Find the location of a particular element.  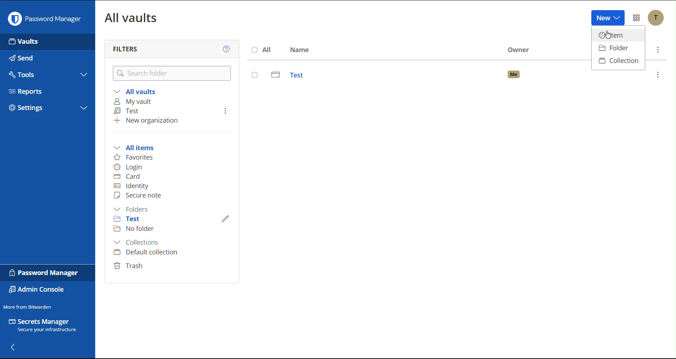

All Vaults is located at coordinates (132, 17).